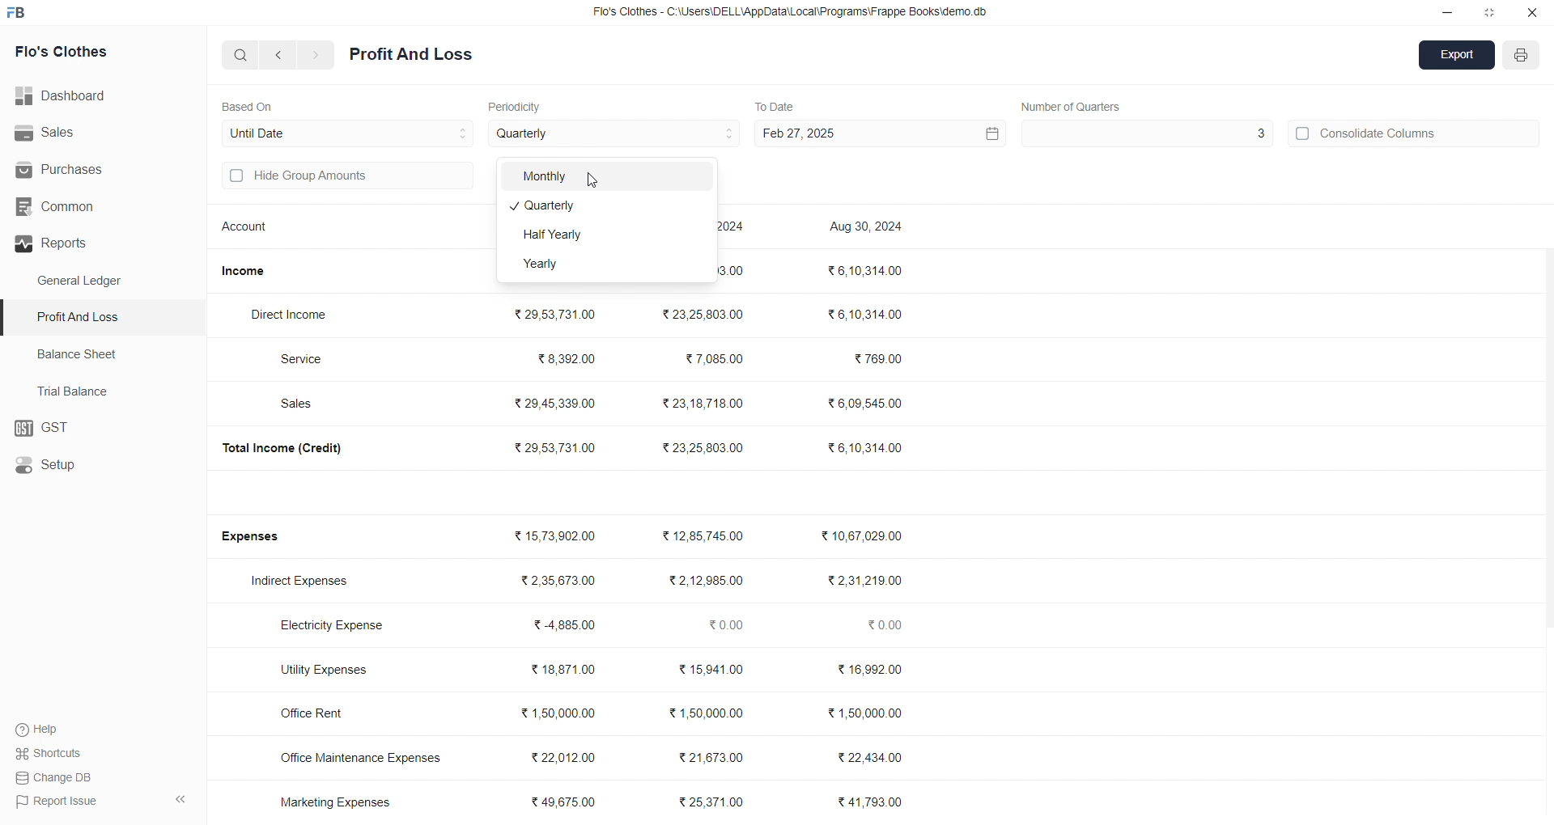 The height and width of the screenshot is (825, 1554). Describe the element at coordinates (605, 236) in the screenshot. I see `half yearly` at that location.